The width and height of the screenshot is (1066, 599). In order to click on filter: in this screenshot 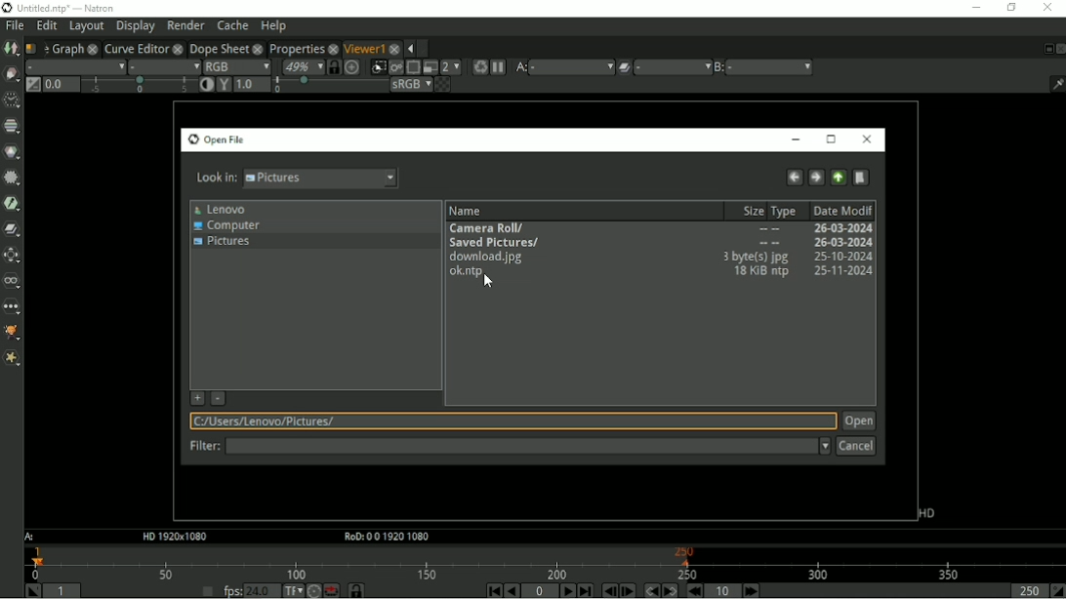, I will do `click(200, 448)`.